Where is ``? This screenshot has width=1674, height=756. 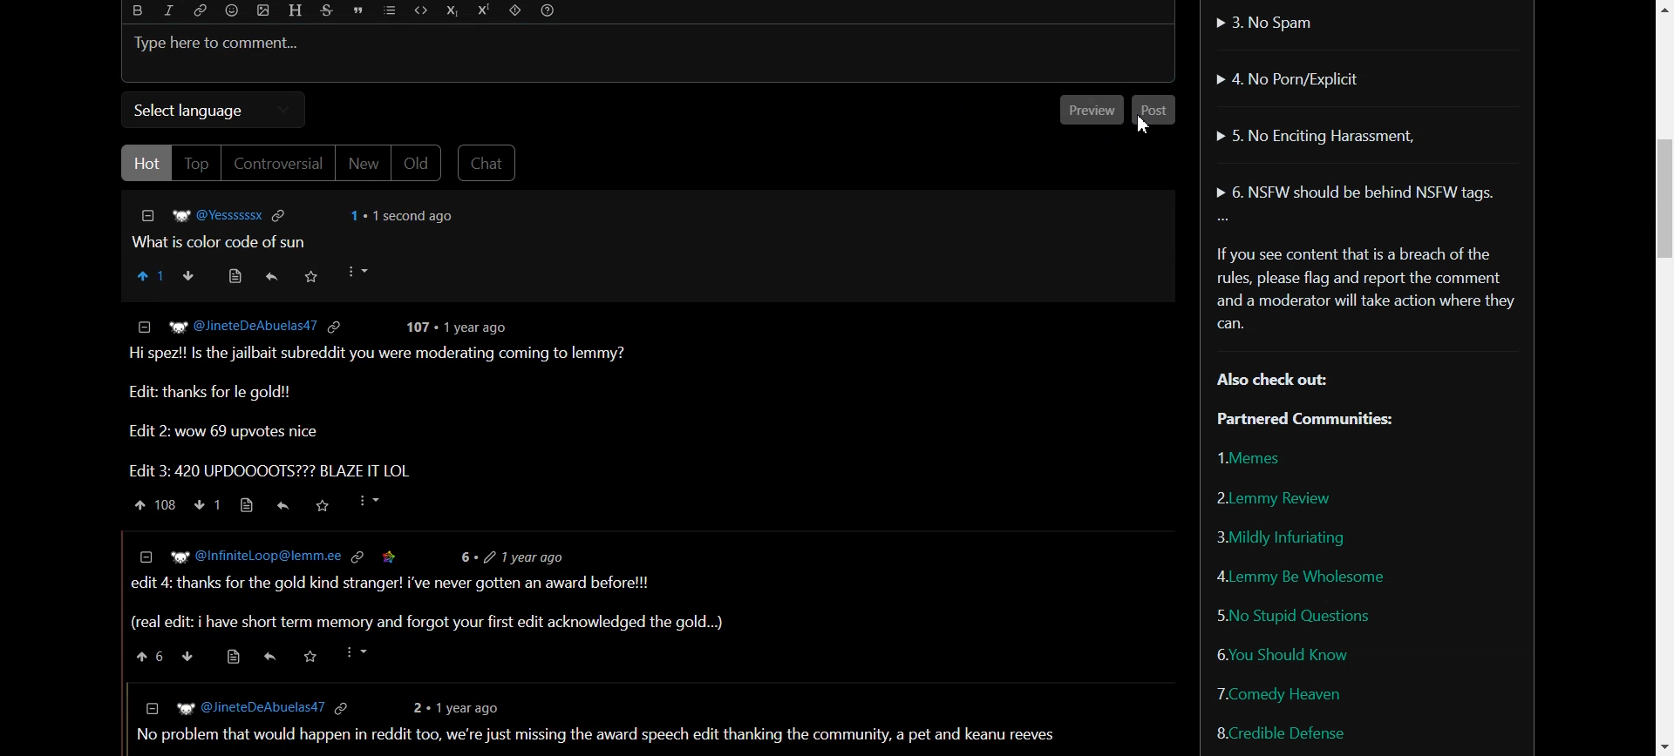
 is located at coordinates (148, 214).